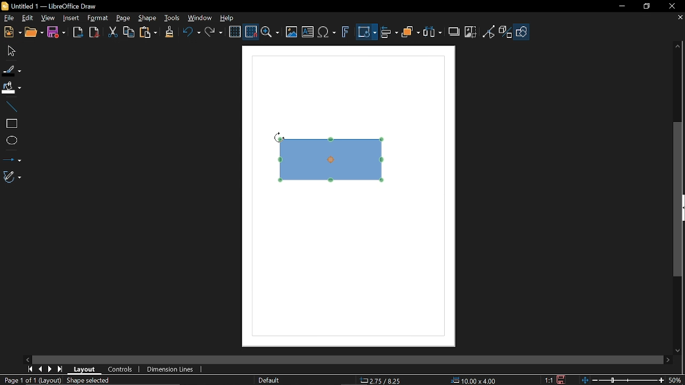 This screenshot has width=685, height=385. What do you see at coordinates (94, 33) in the screenshot?
I see `Export as pdf` at bounding box center [94, 33].